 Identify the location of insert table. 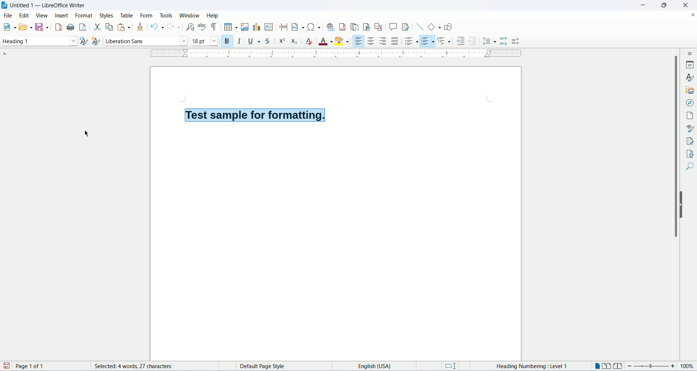
(230, 26).